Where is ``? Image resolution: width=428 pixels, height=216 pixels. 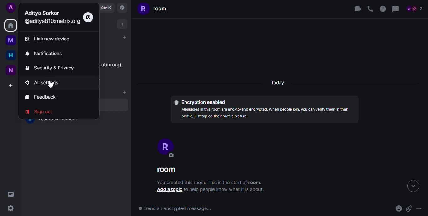
 is located at coordinates (50, 85).